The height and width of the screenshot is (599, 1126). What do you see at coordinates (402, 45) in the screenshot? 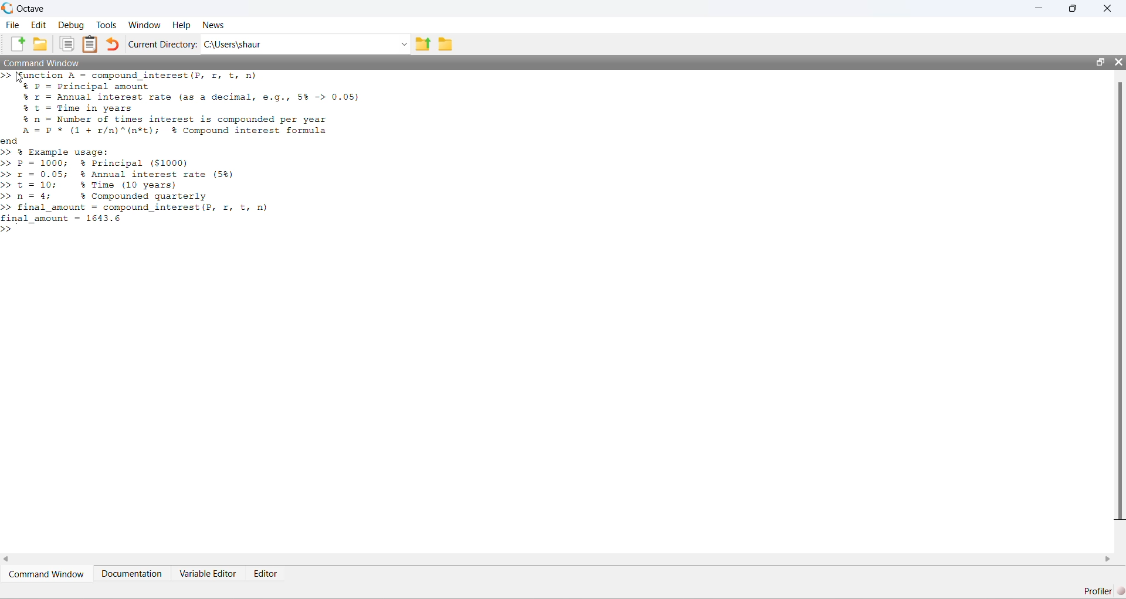
I see `Dropdown` at bounding box center [402, 45].